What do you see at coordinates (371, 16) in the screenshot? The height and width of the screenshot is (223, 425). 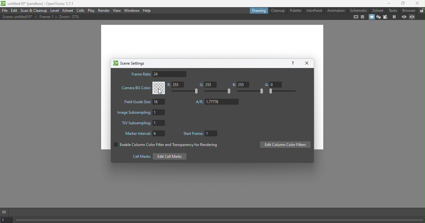 I see `Camera stand view` at bounding box center [371, 16].